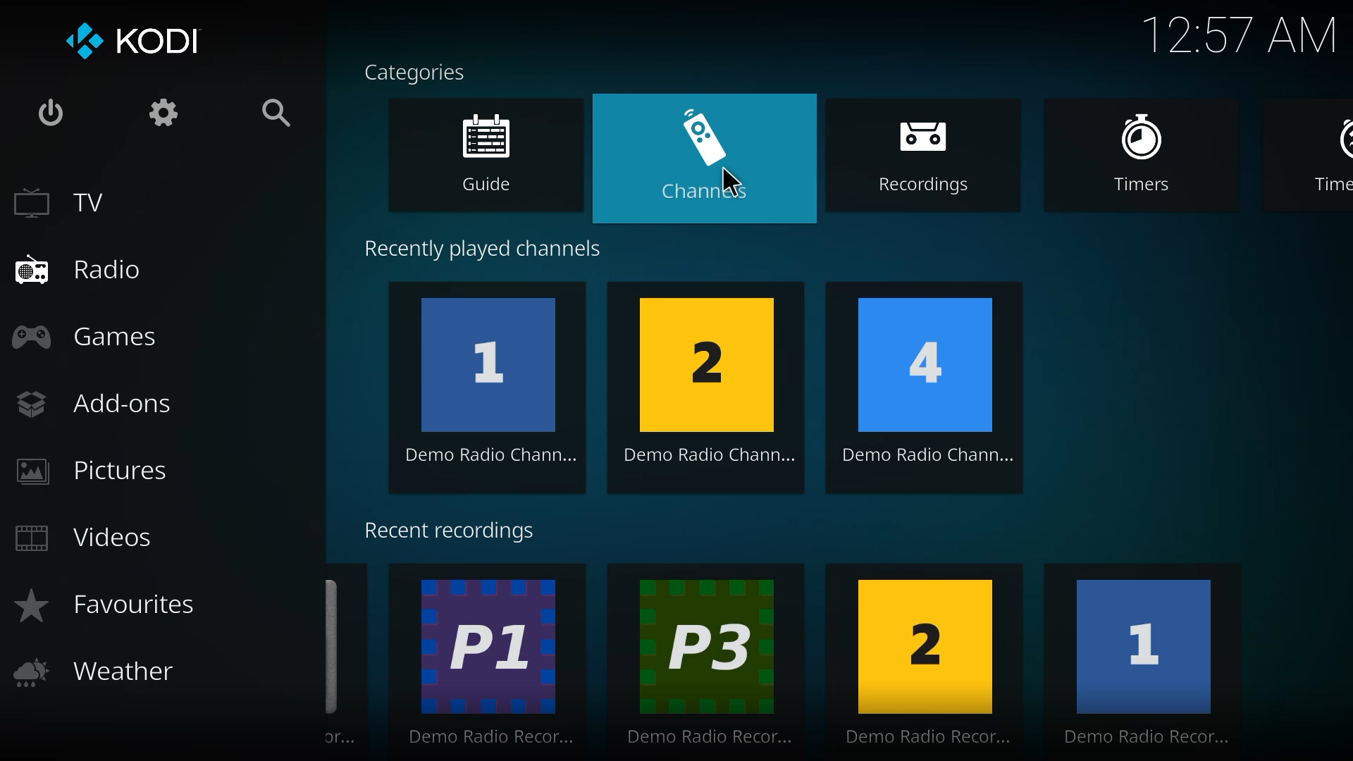 The width and height of the screenshot is (1353, 761). I want to click on pictures, so click(95, 471).